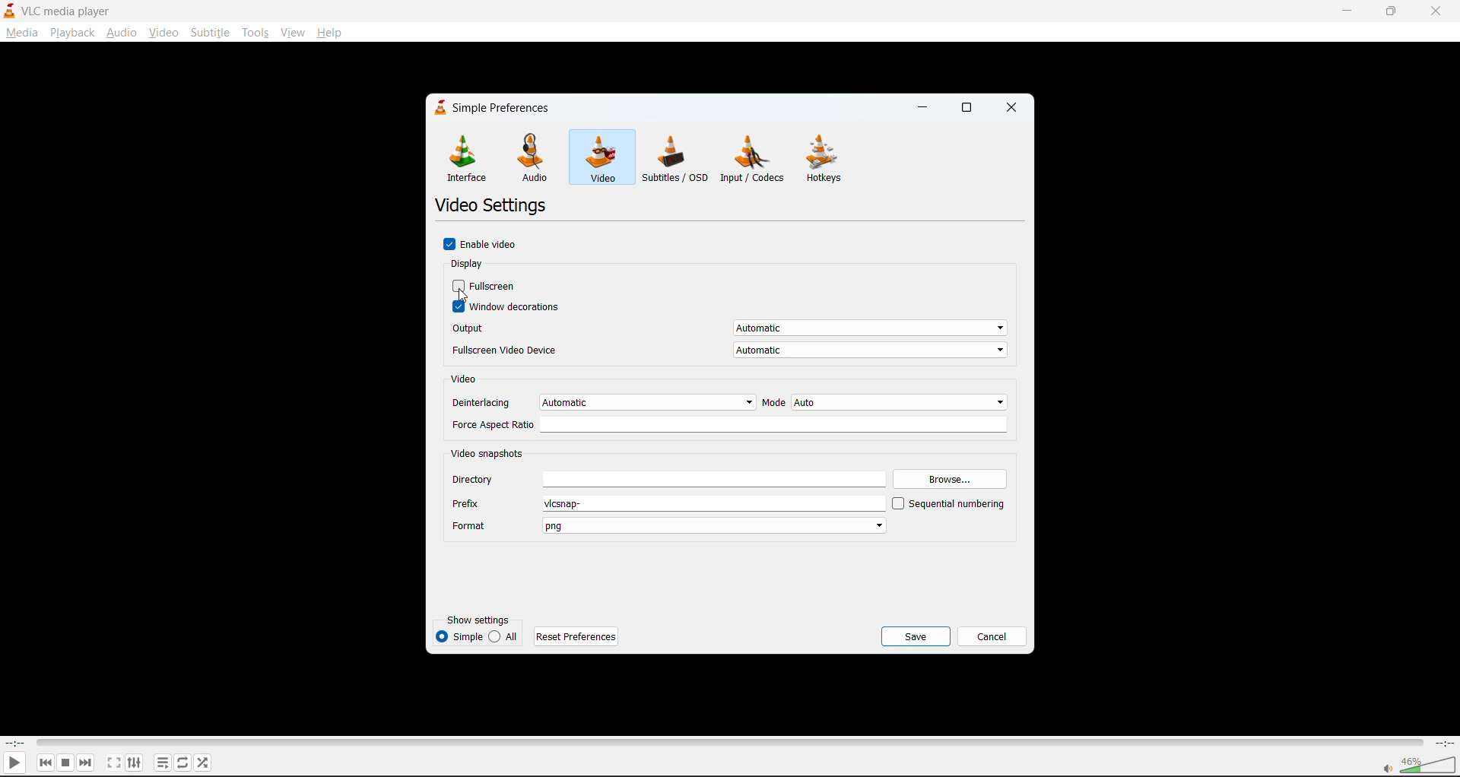 The image size is (1460, 777). I want to click on hotkeys, so click(828, 159).